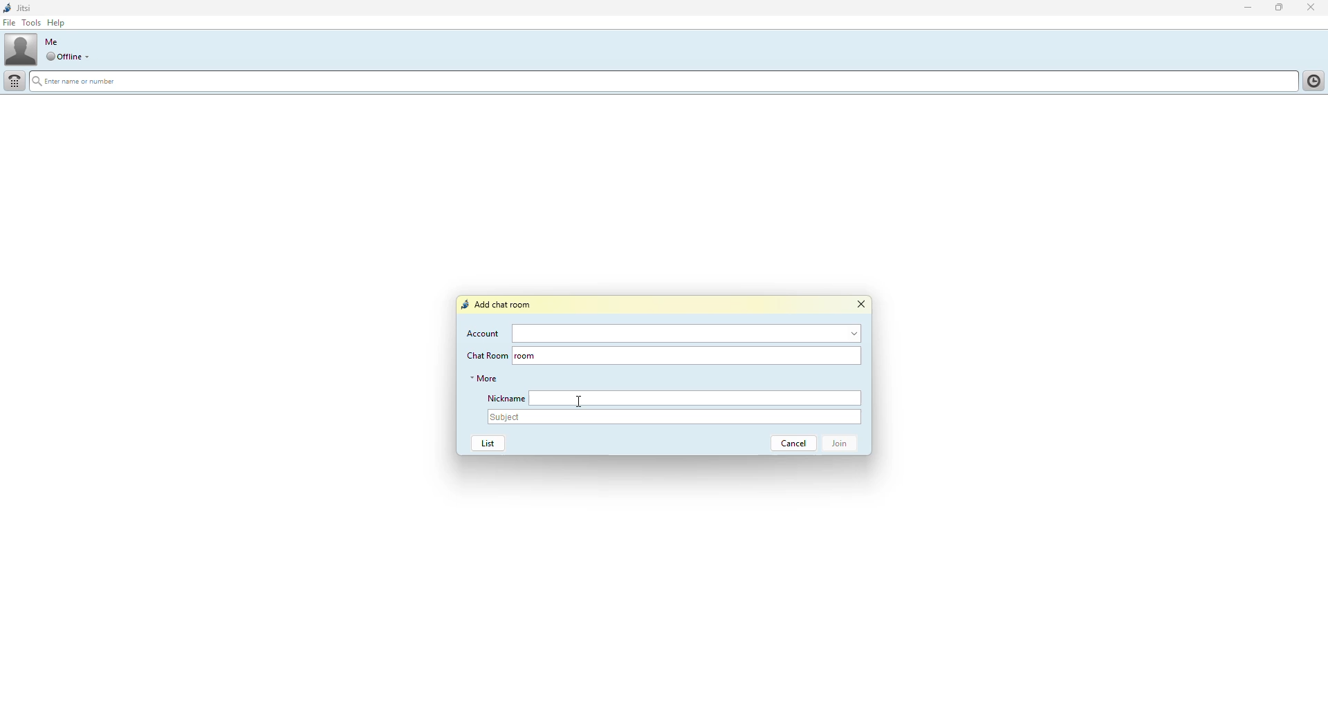 The image size is (1328, 713). Describe the element at coordinates (503, 397) in the screenshot. I see `nickname` at that location.